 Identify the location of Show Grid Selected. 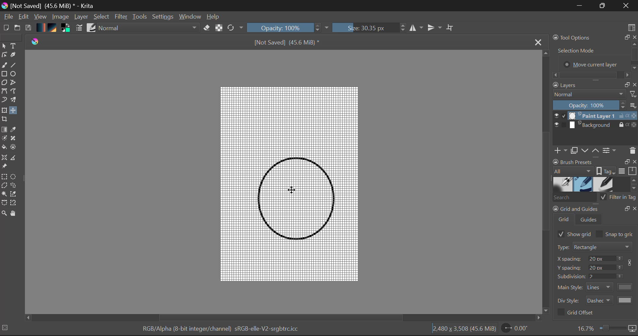
(573, 234).